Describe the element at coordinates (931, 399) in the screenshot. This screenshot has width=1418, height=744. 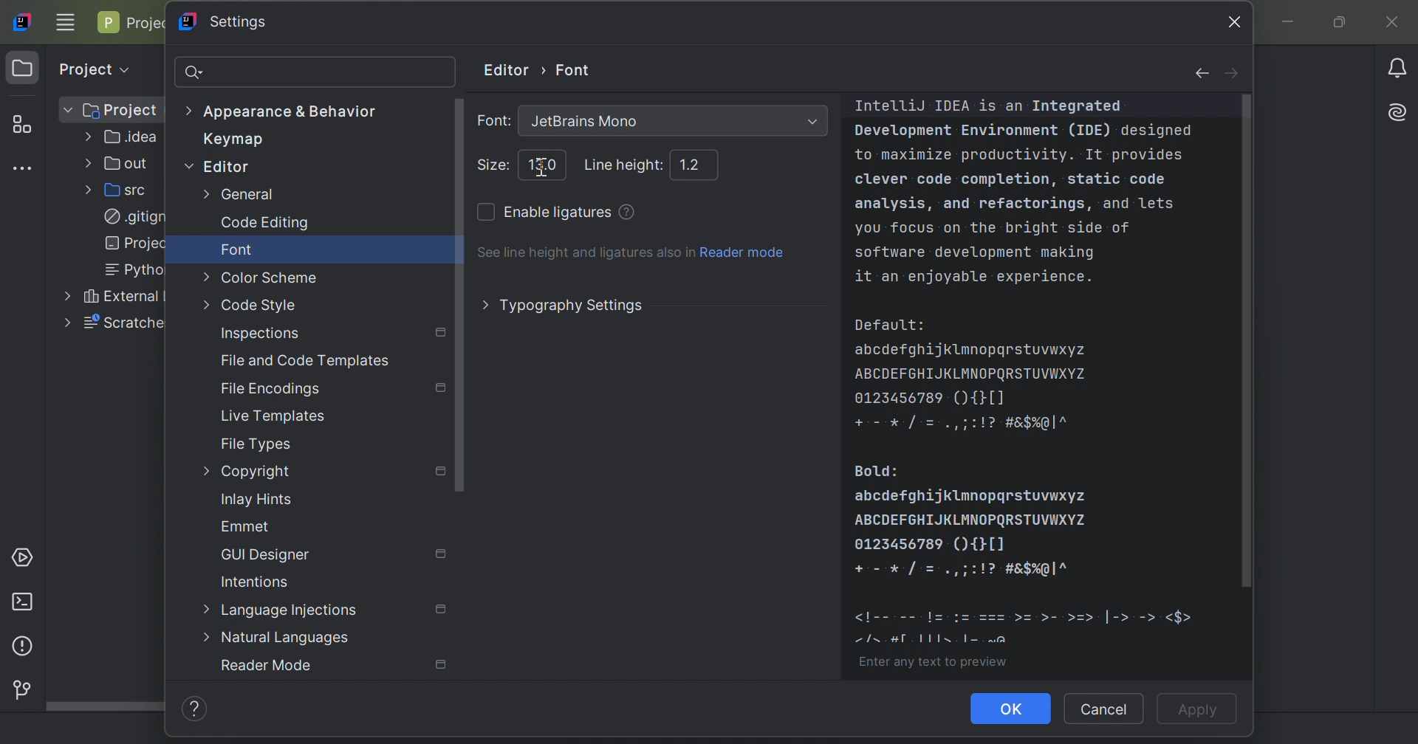
I see `0123456789(){}[]` at that location.